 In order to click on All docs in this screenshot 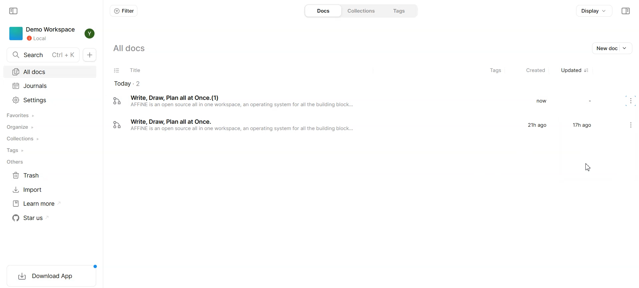, I will do `click(139, 48)`.